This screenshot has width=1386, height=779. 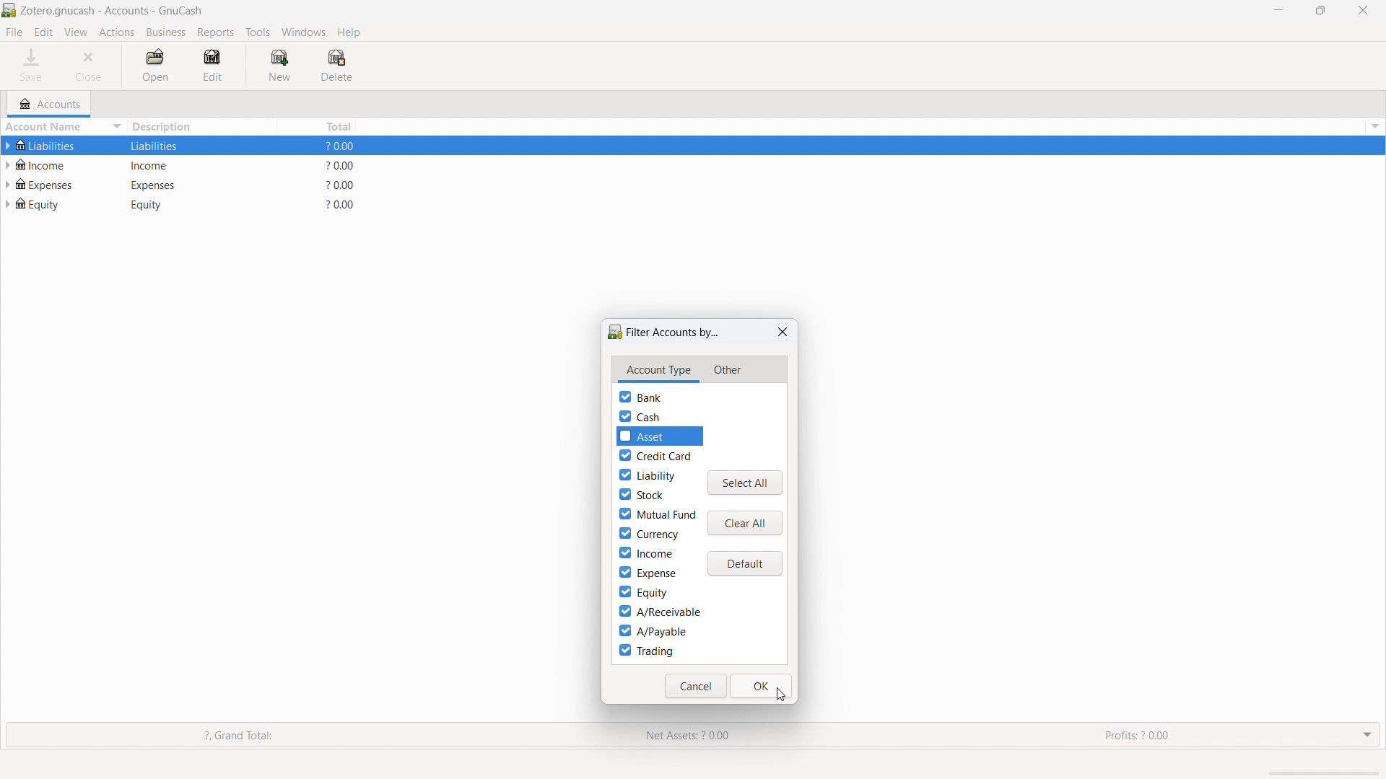 What do you see at coordinates (165, 164) in the screenshot?
I see `Income` at bounding box center [165, 164].